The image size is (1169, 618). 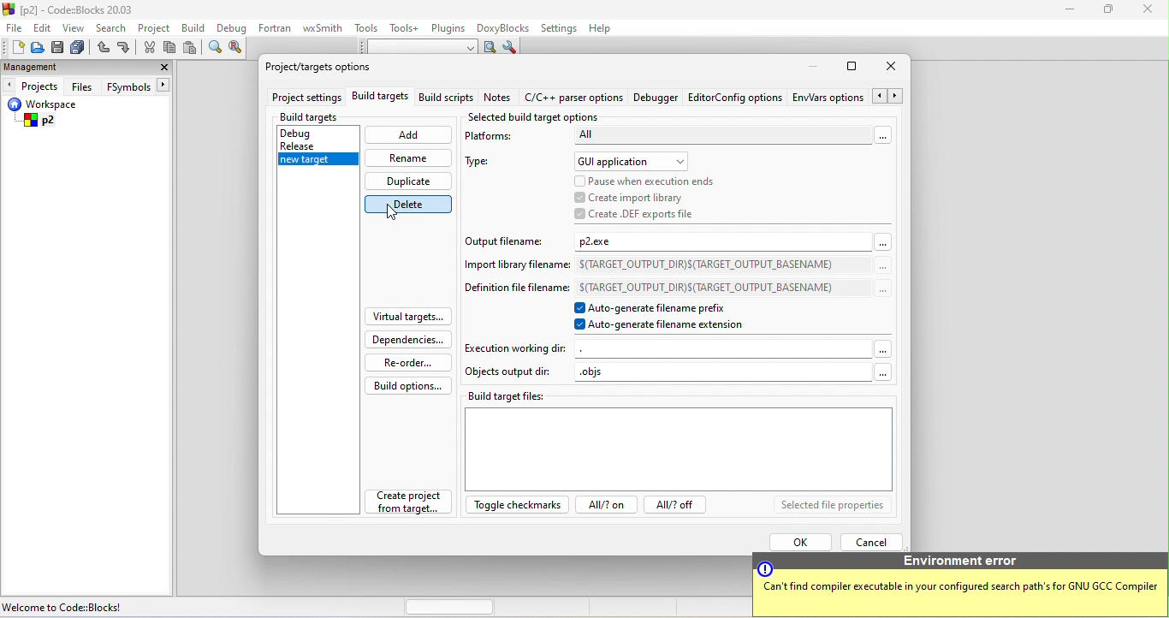 What do you see at coordinates (216, 50) in the screenshot?
I see `find` at bounding box center [216, 50].